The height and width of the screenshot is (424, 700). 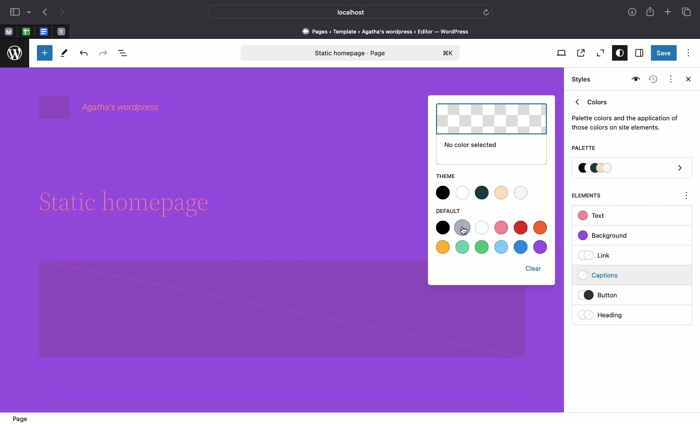 What do you see at coordinates (652, 80) in the screenshot?
I see `Revisions` at bounding box center [652, 80].